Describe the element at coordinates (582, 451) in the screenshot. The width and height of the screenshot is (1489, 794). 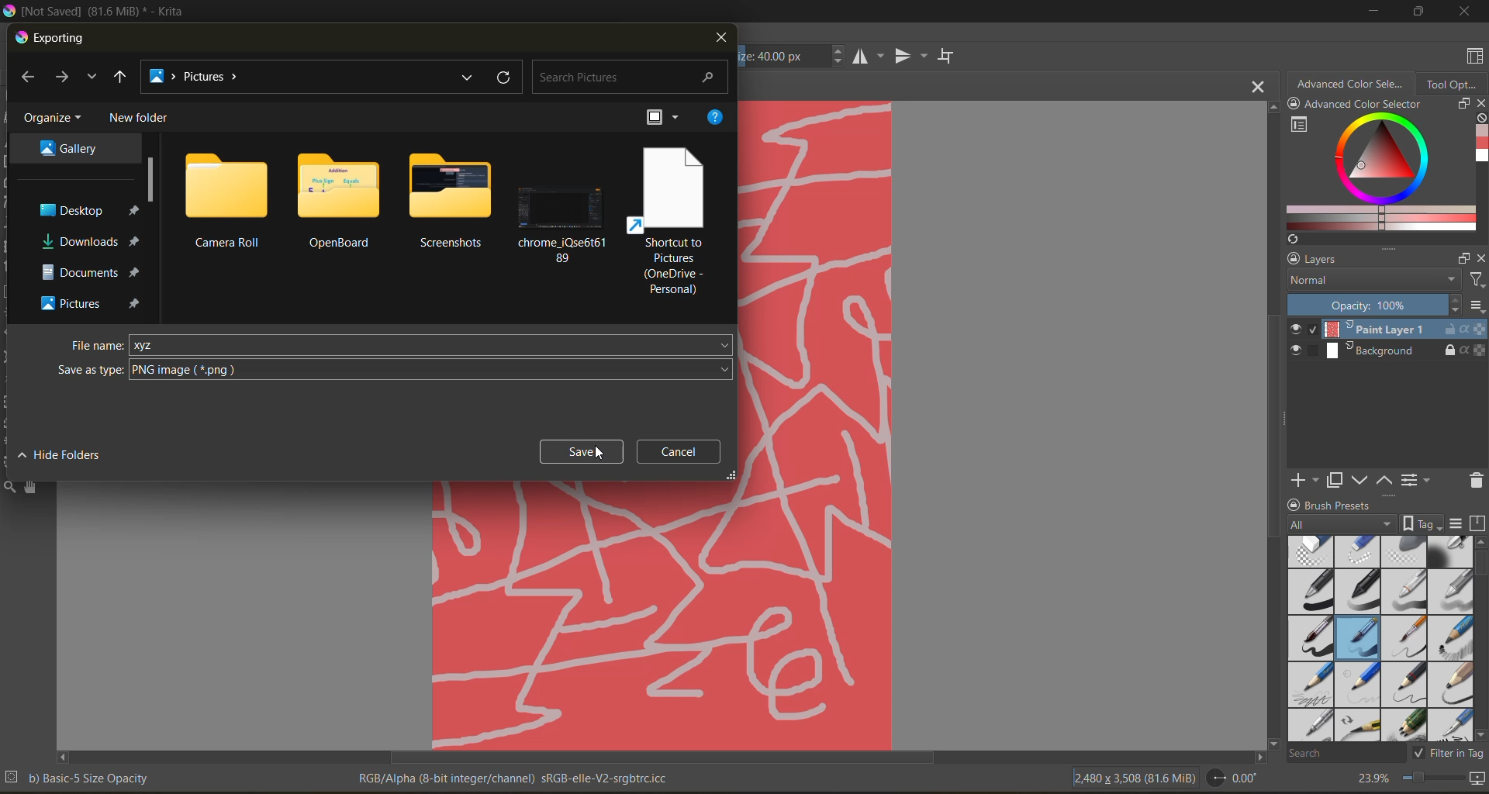
I see `save` at that location.